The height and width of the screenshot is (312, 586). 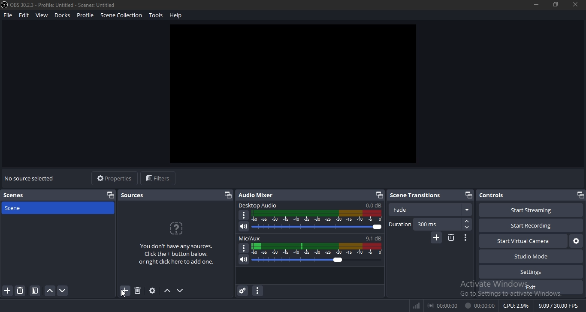 What do you see at coordinates (467, 238) in the screenshot?
I see `icon` at bounding box center [467, 238].